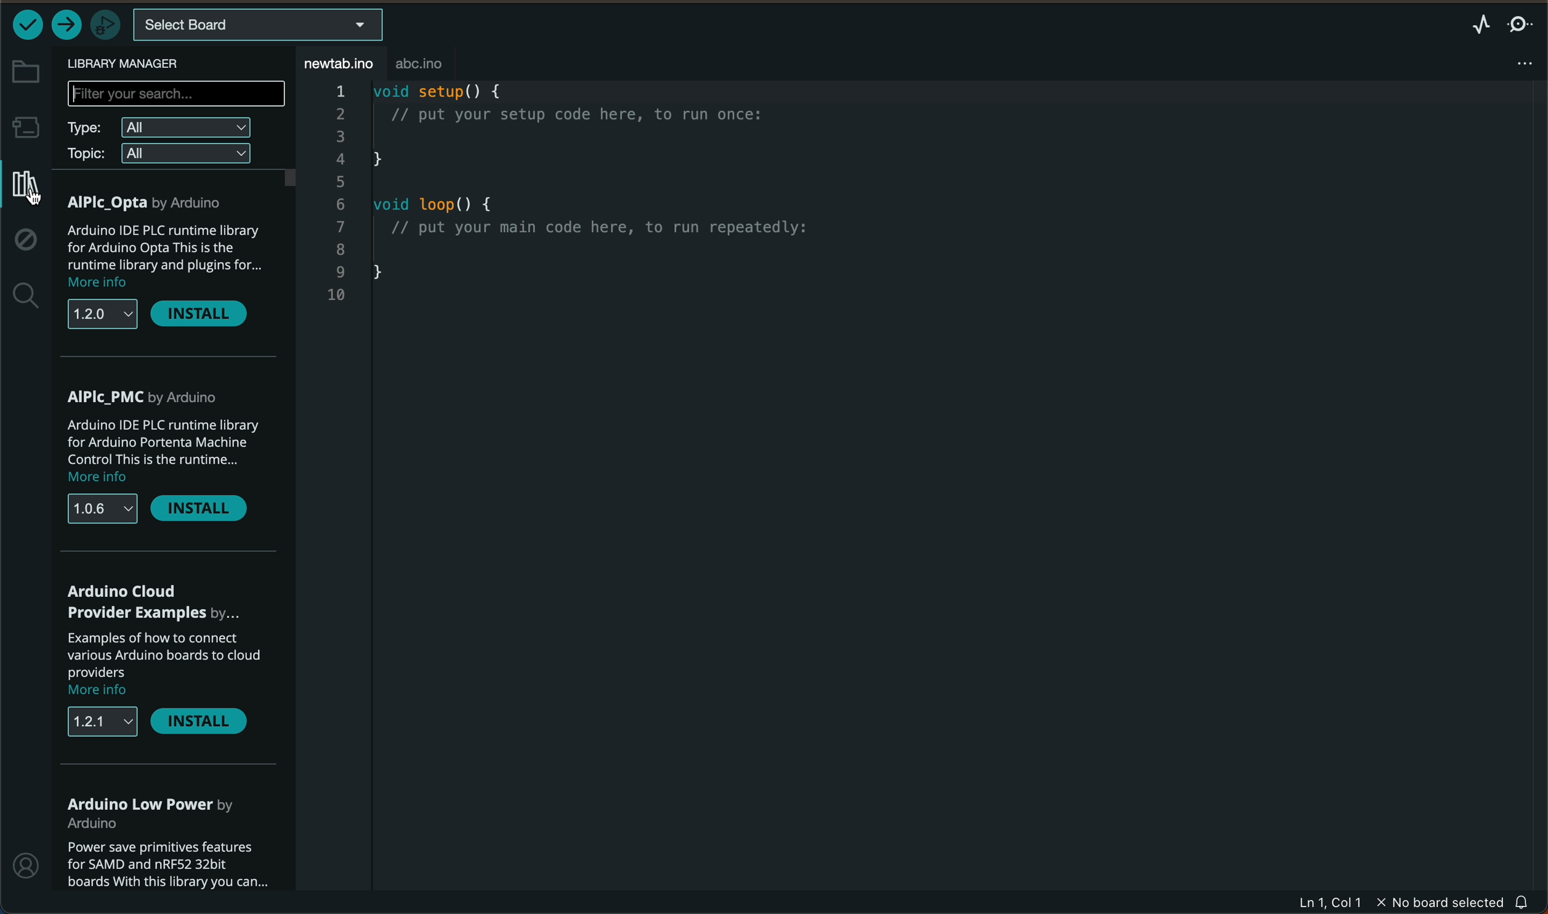  Describe the element at coordinates (160, 258) in the screenshot. I see `description ` at that location.